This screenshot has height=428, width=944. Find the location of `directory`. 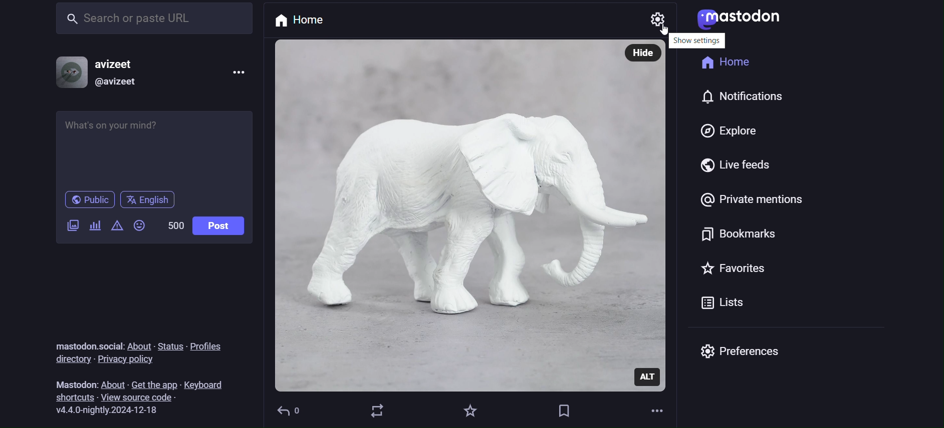

directory is located at coordinates (71, 359).